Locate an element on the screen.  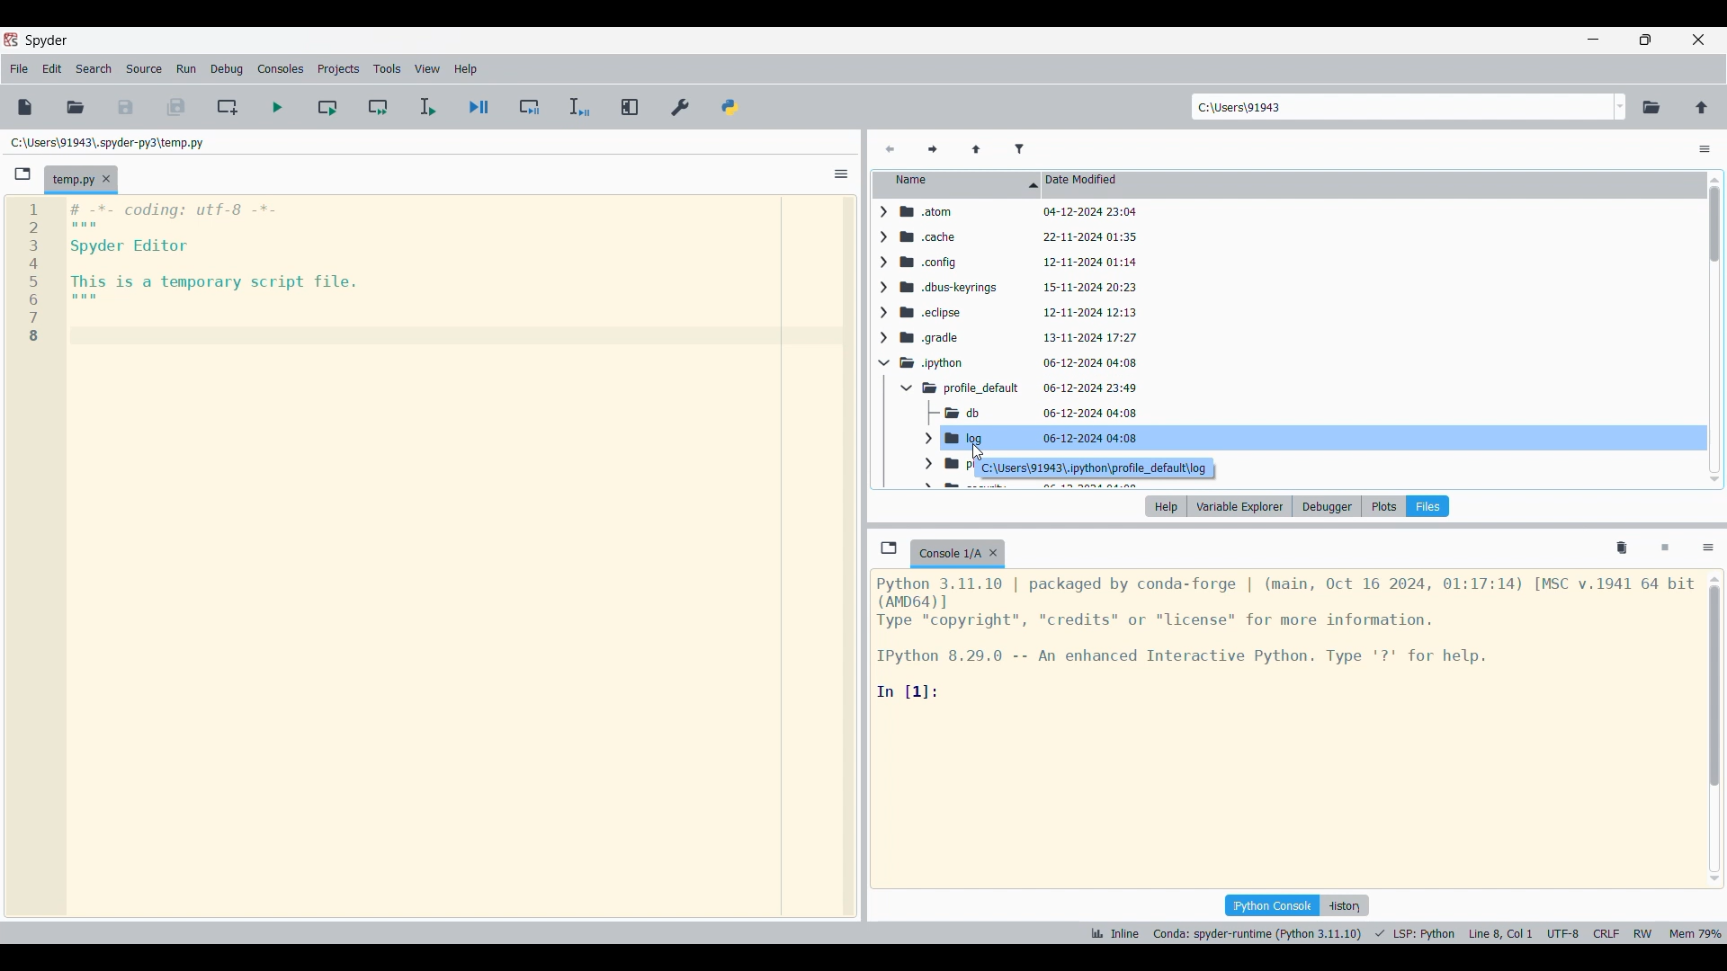
Options is located at coordinates (842, 174).